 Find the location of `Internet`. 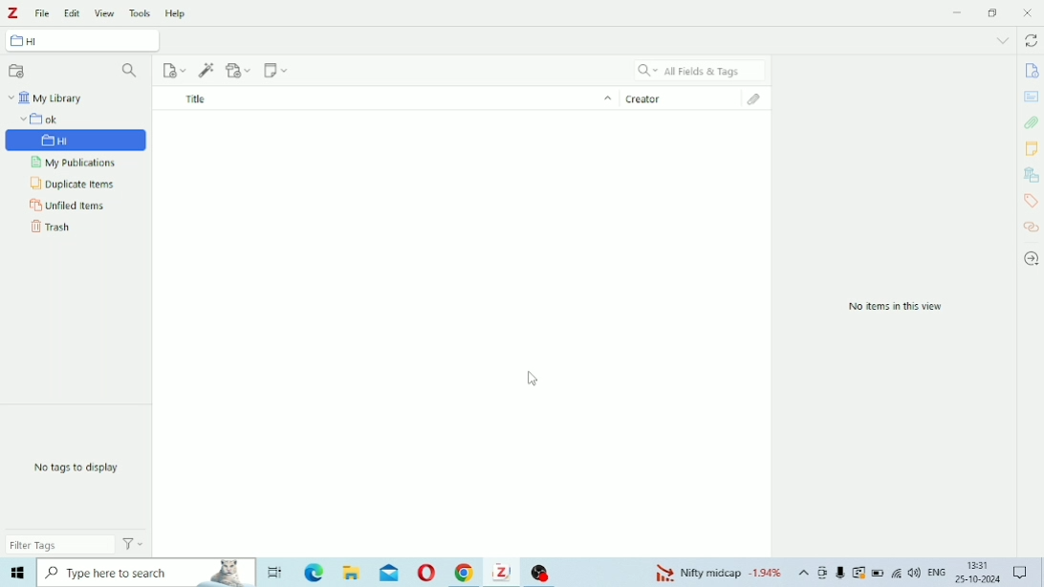

Internet is located at coordinates (897, 573).